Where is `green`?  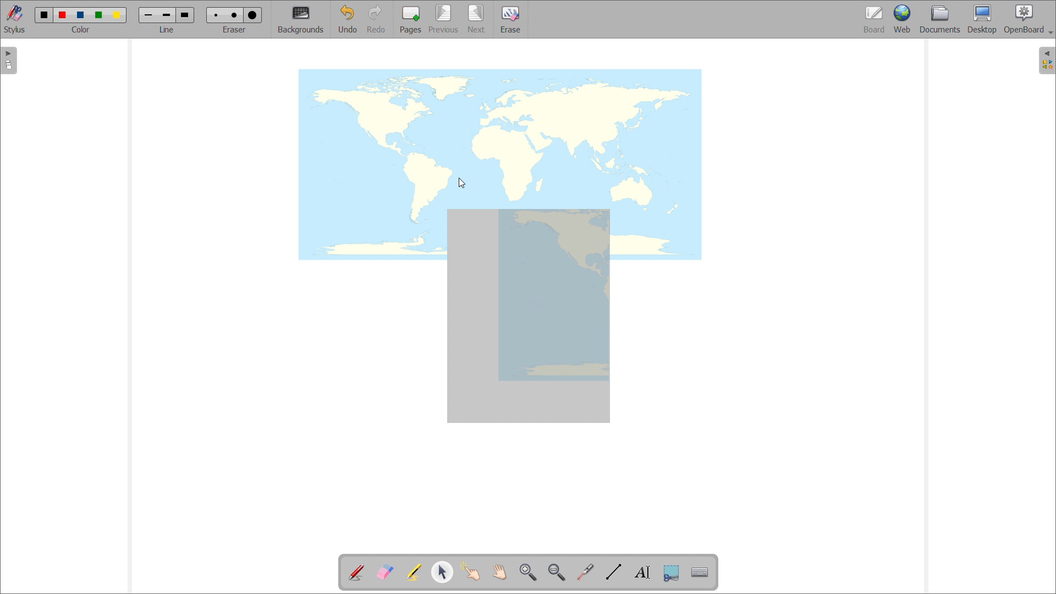 green is located at coordinates (98, 15).